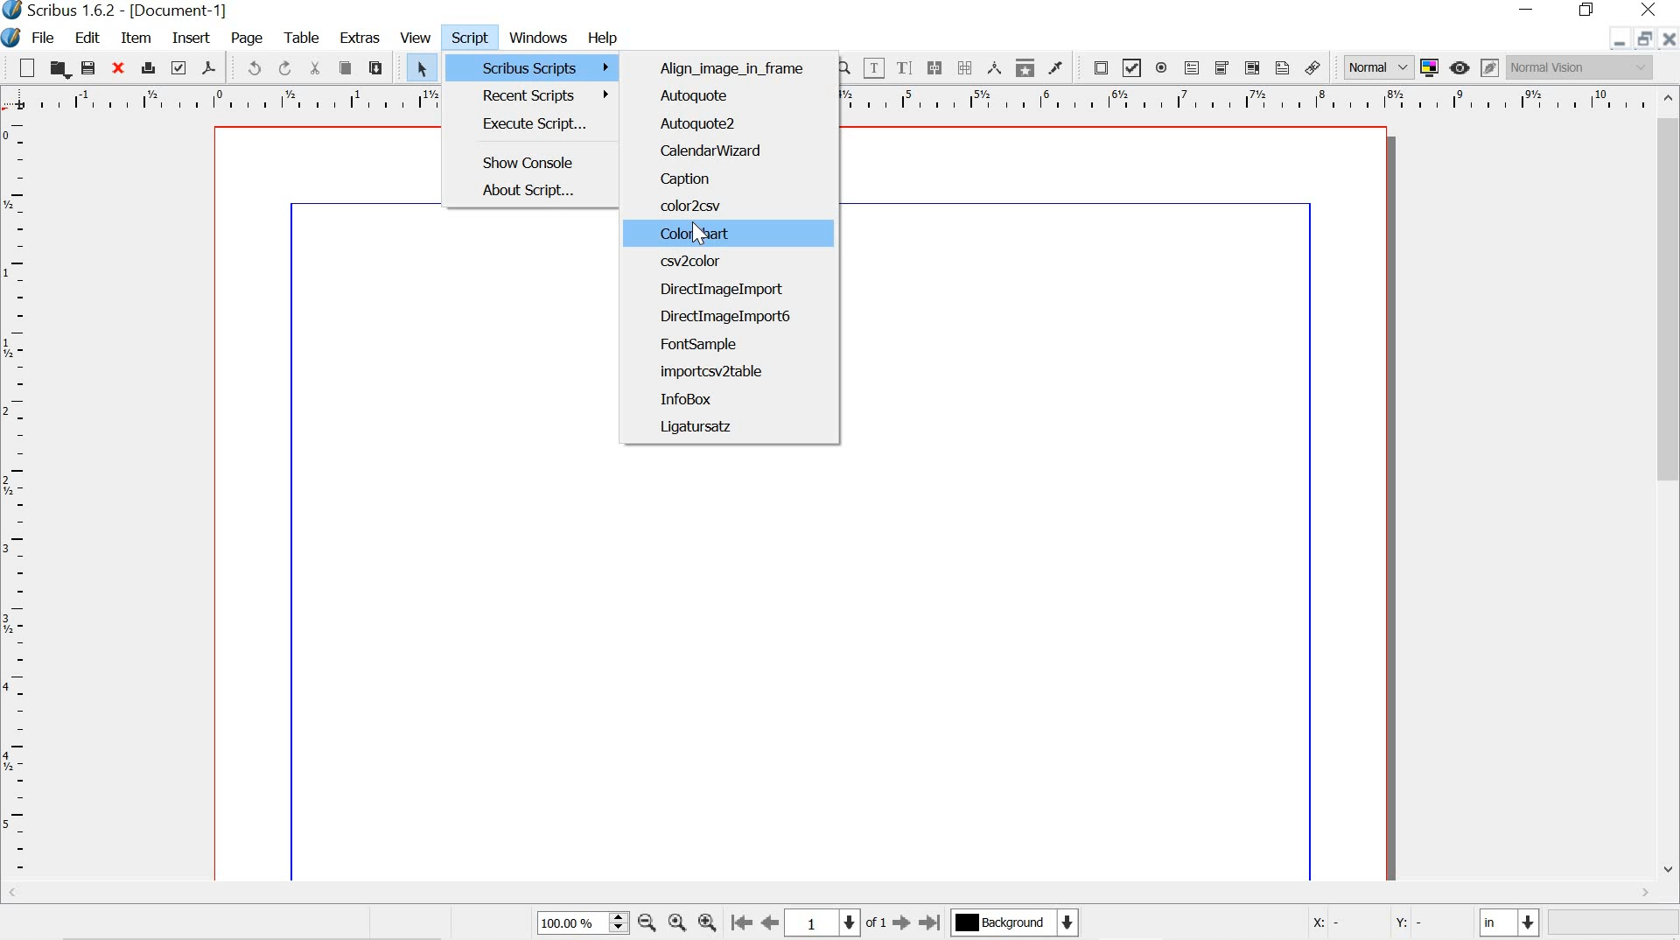 This screenshot has height=940, width=1680. I want to click on zoom in, so click(705, 922).